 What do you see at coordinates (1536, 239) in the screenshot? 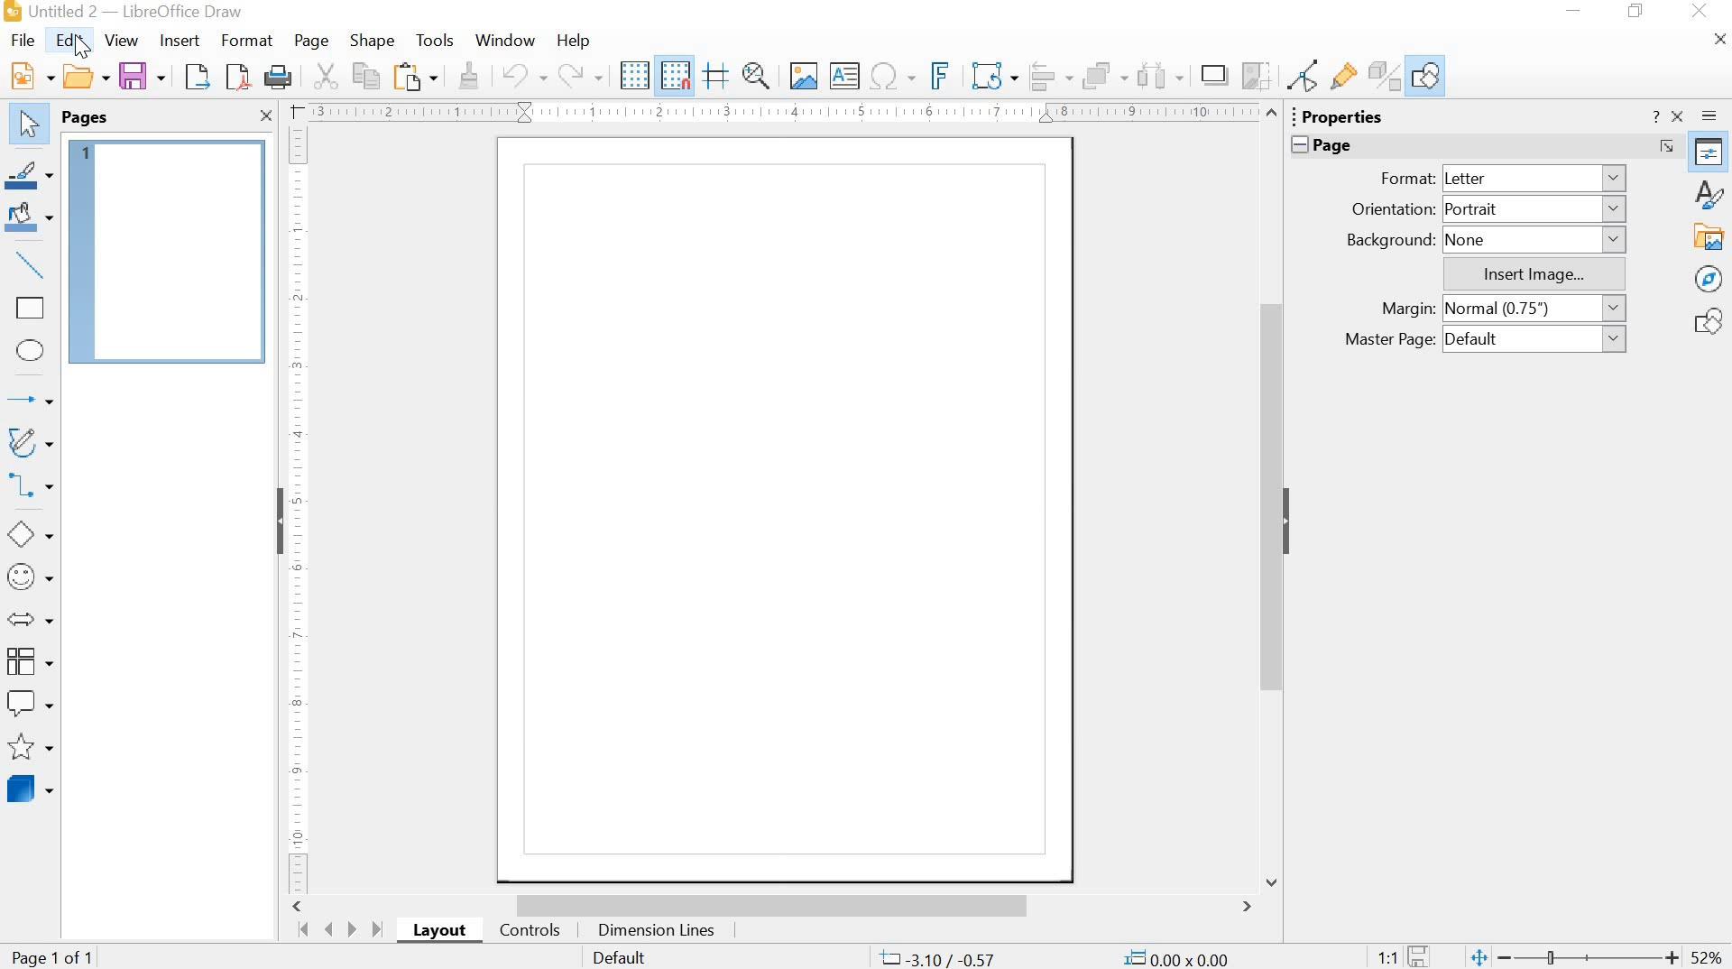
I see `None` at bounding box center [1536, 239].